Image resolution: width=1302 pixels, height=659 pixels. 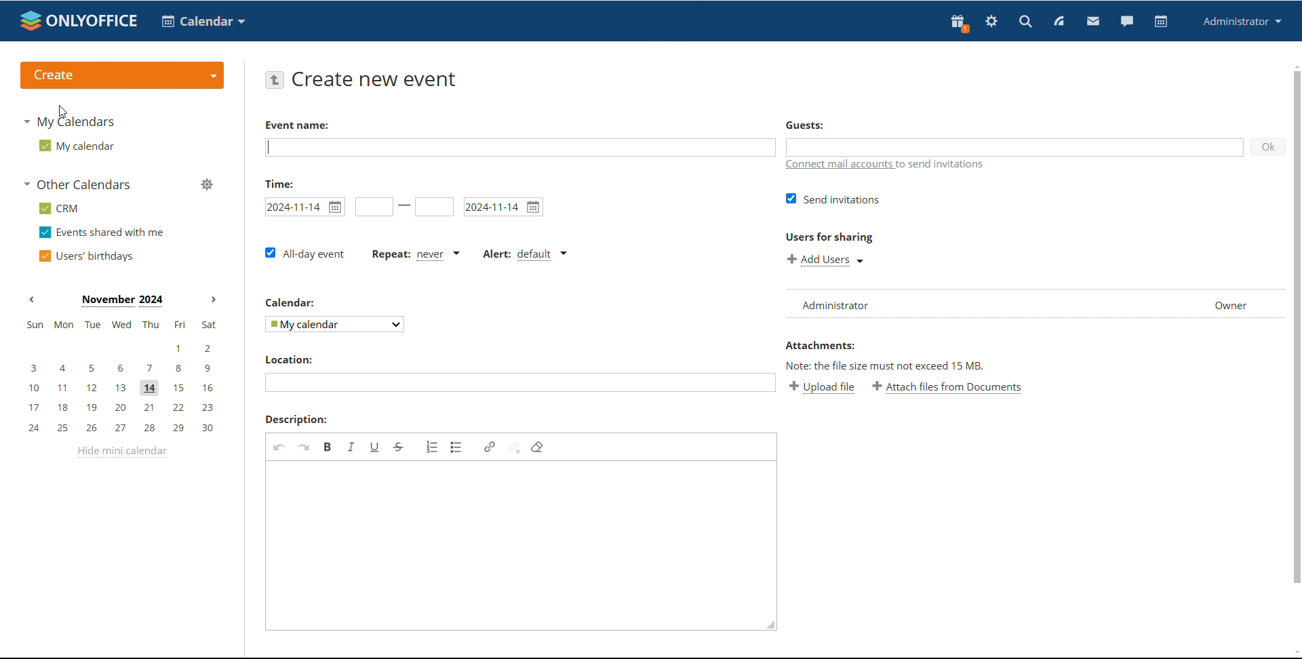 I want to click on Attachments, so click(x=819, y=345).